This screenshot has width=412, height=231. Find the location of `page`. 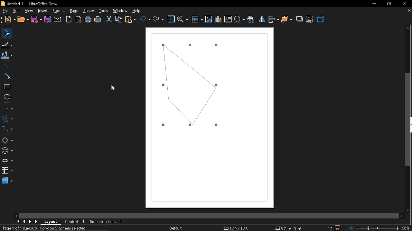

page is located at coordinates (74, 11).